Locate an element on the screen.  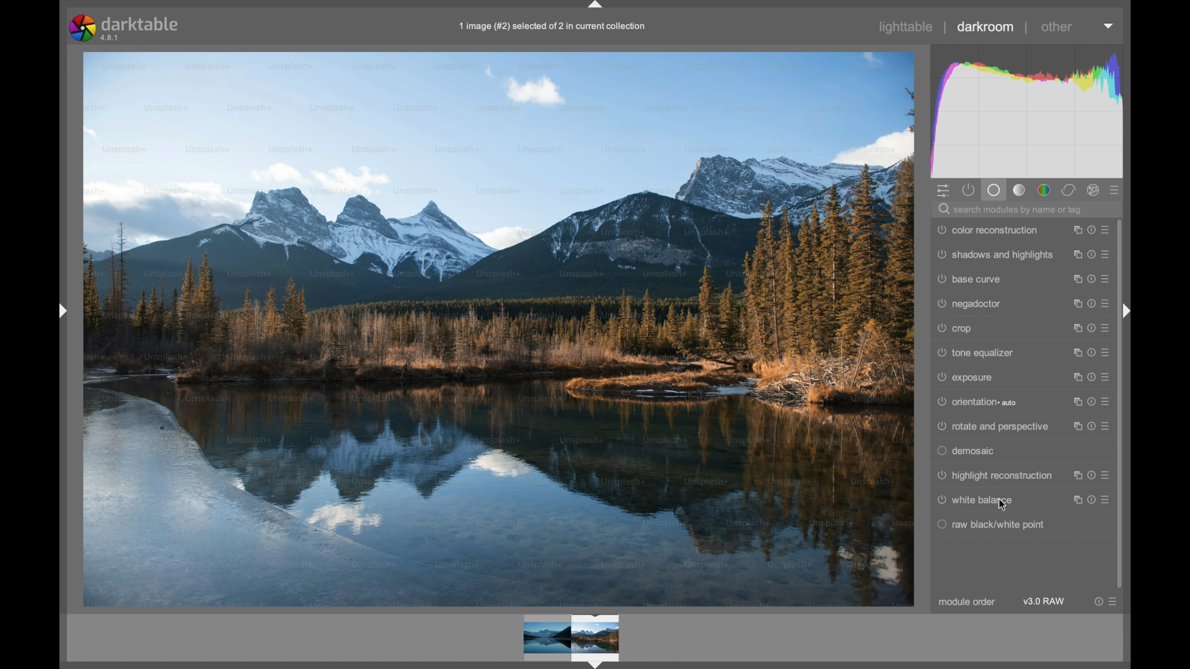
Image is located at coordinates (500, 329).